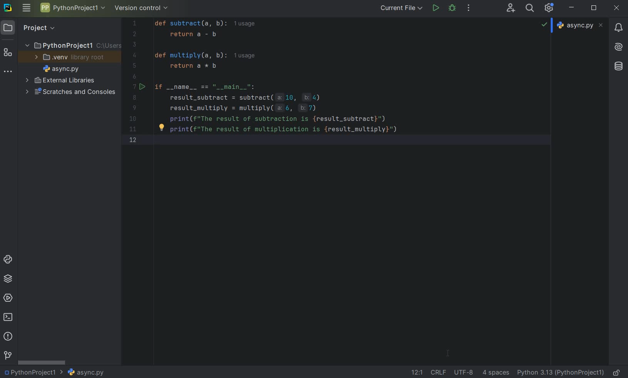 This screenshot has width=628, height=378. Describe the element at coordinates (64, 81) in the screenshot. I see `external libraries` at that location.